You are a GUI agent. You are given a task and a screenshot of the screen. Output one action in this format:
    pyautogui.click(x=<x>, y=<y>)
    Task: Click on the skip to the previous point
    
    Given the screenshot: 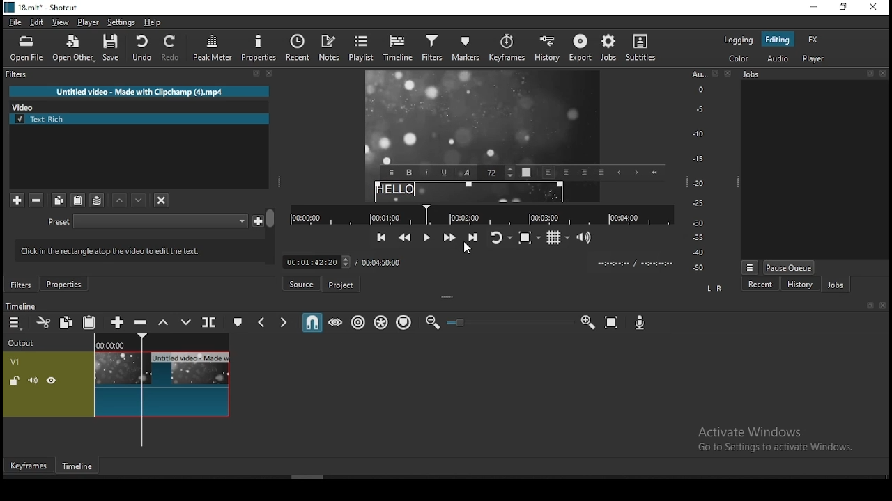 What is the action you would take?
    pyautogui.click(x=382, y=237)
    